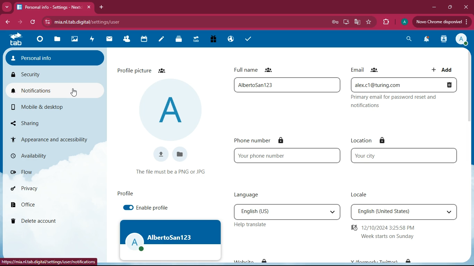 The image size is (474, 266). What do you see at coordinates (19, 22) in the screenshot?
I see `forward` at bounding box center [19, 22].